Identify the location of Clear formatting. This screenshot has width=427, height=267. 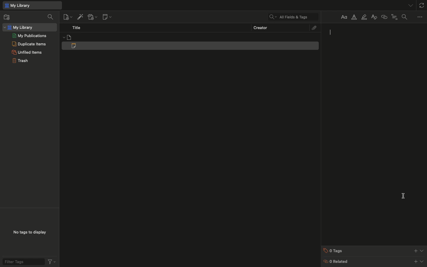
(374, 17).